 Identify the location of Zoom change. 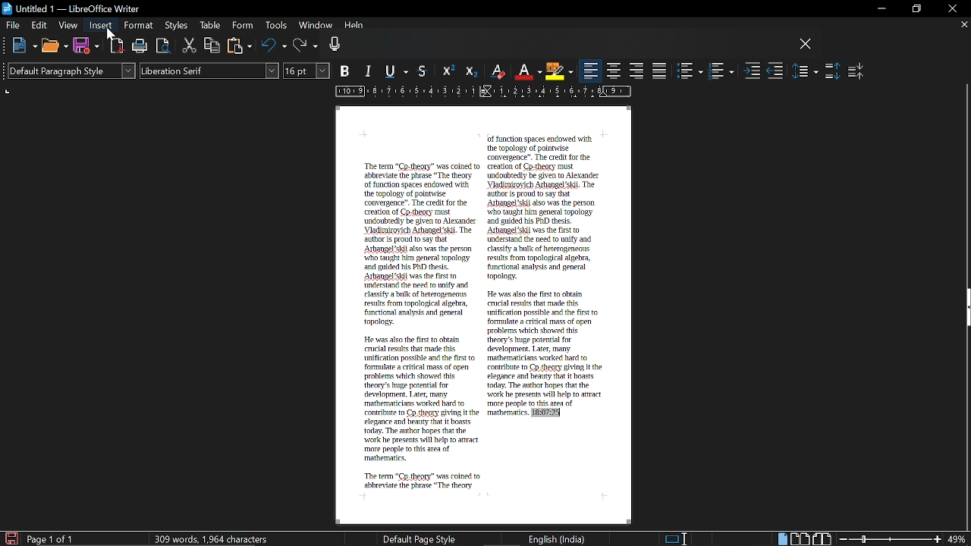
(891, 539).